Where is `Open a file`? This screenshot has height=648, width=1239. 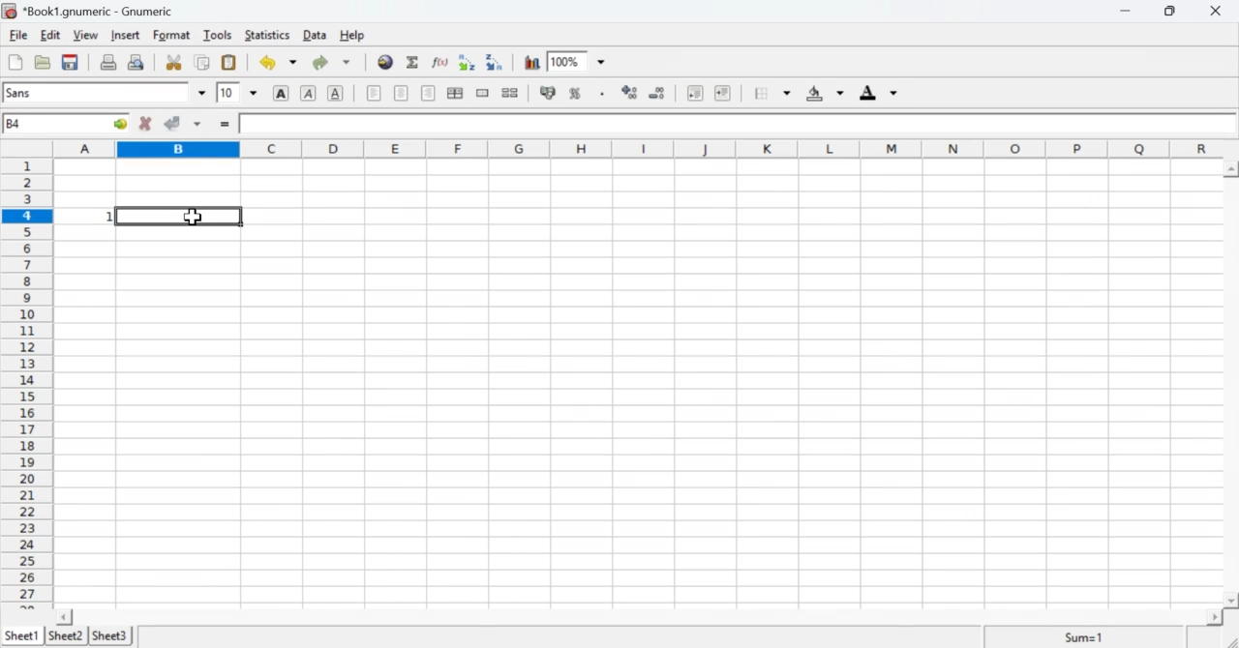 Open a file is located at coordinates (45, 63).